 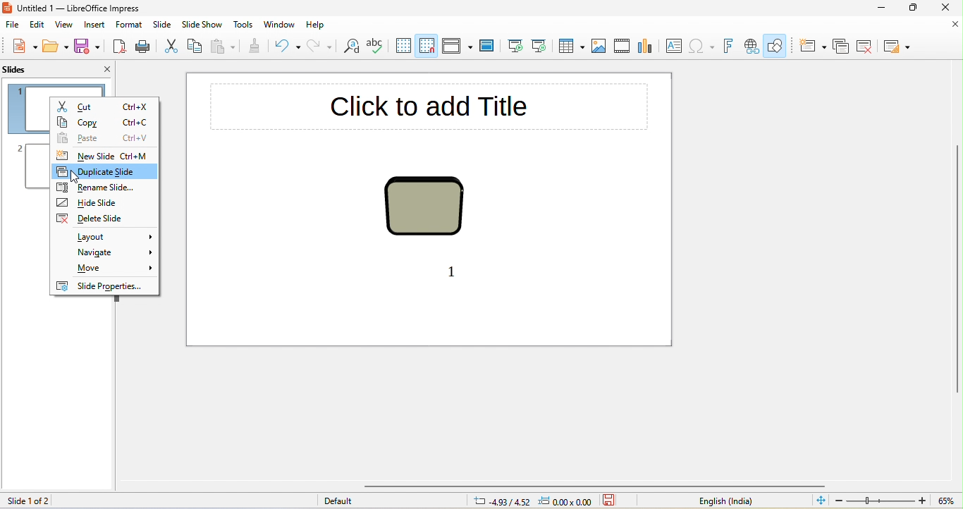 I want to click on save, so click(x=87, y=47).